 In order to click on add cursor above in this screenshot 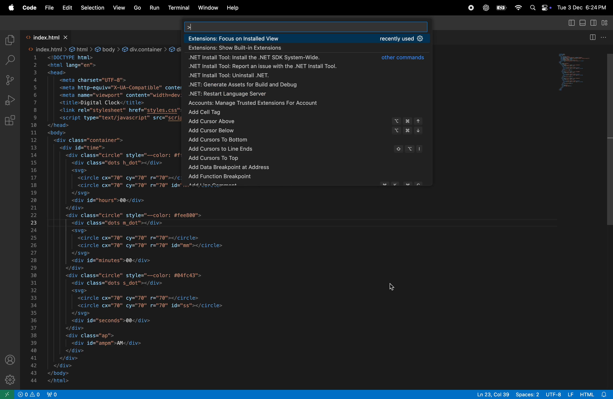, I will do `click(307, 122)`.